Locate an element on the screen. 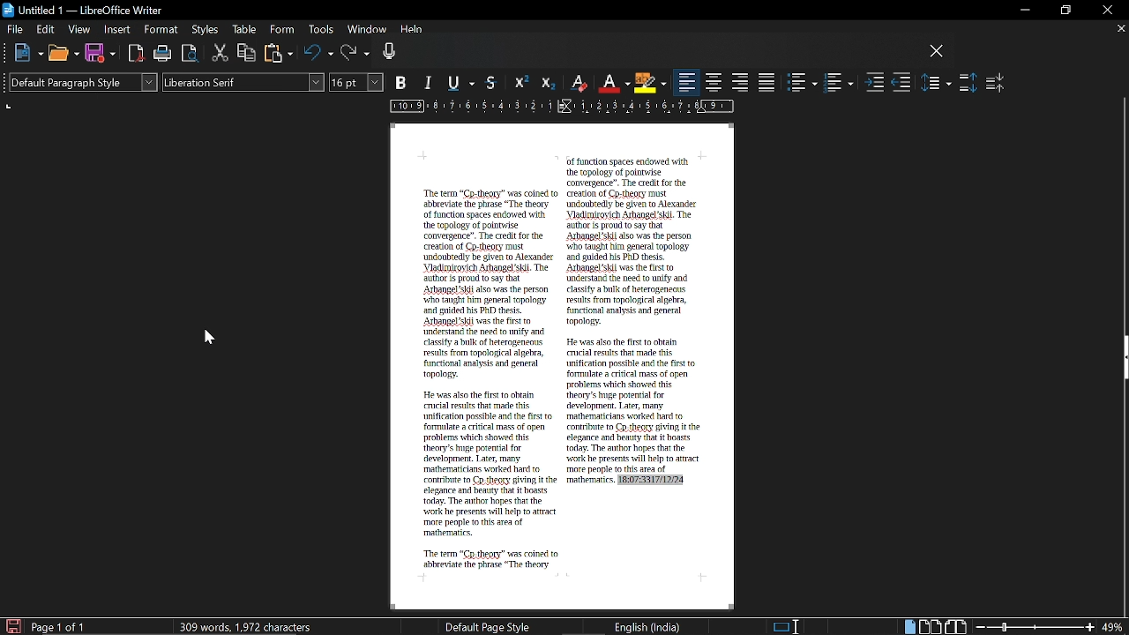  View is located at coordinates (79, 28).